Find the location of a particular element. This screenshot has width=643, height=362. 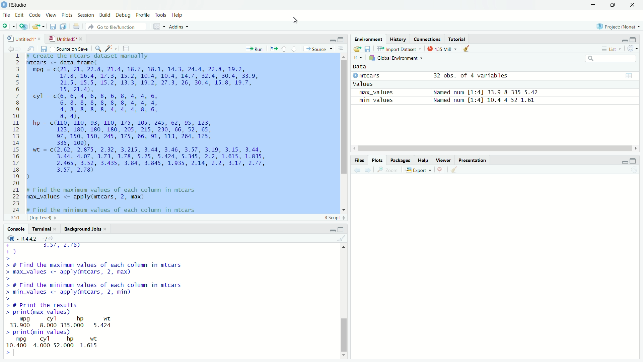

cursor is located at coordinates (294, 21).